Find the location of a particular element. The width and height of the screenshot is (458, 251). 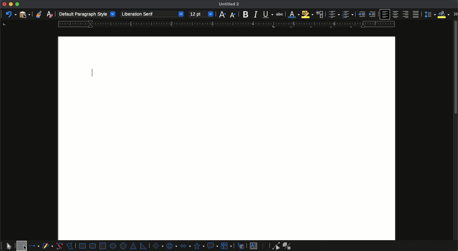

unident is located at coordinates (371, 15).